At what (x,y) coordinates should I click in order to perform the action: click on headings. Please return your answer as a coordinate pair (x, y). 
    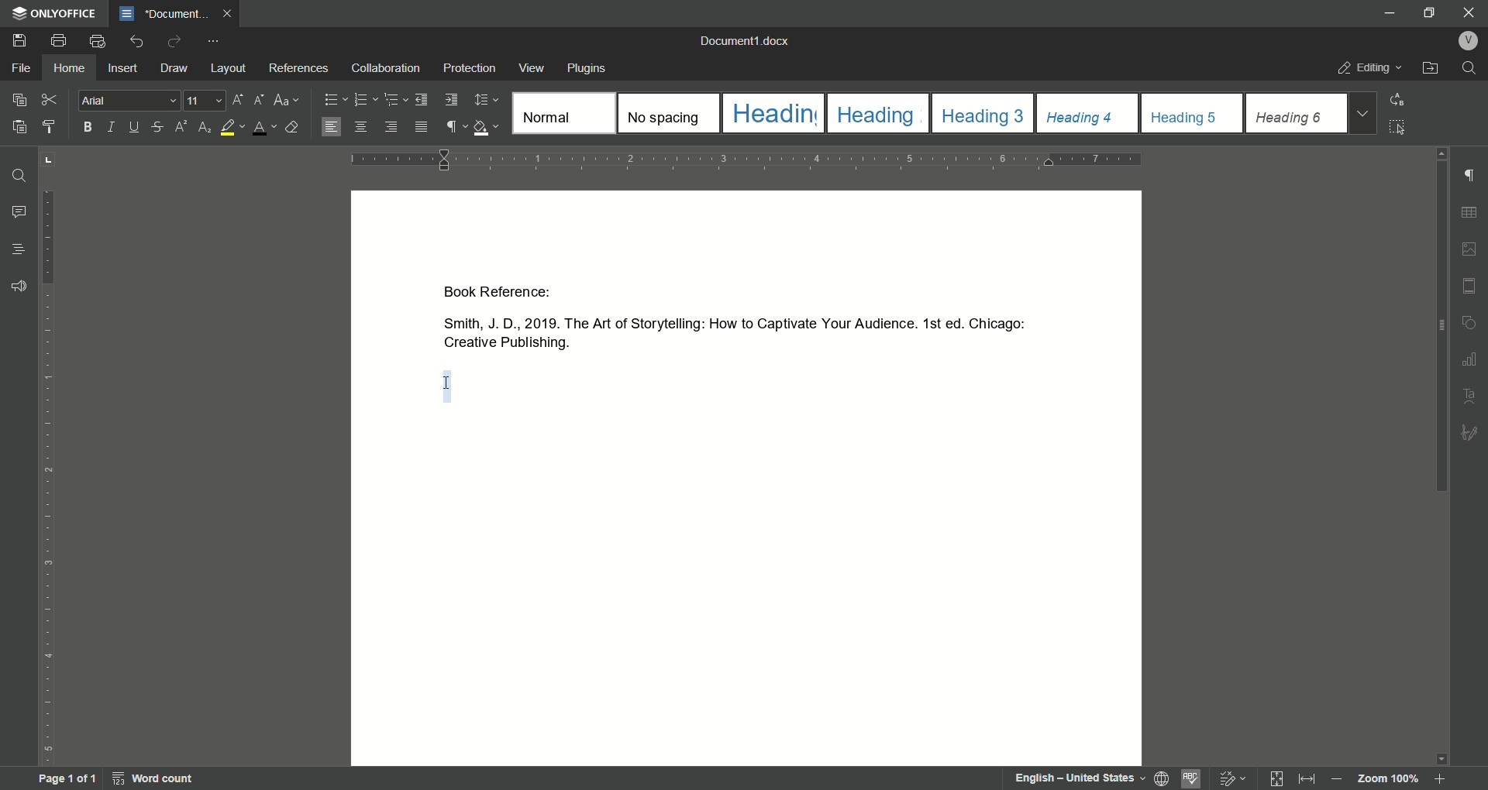
    Looking at the image, I should click on (983, 113).